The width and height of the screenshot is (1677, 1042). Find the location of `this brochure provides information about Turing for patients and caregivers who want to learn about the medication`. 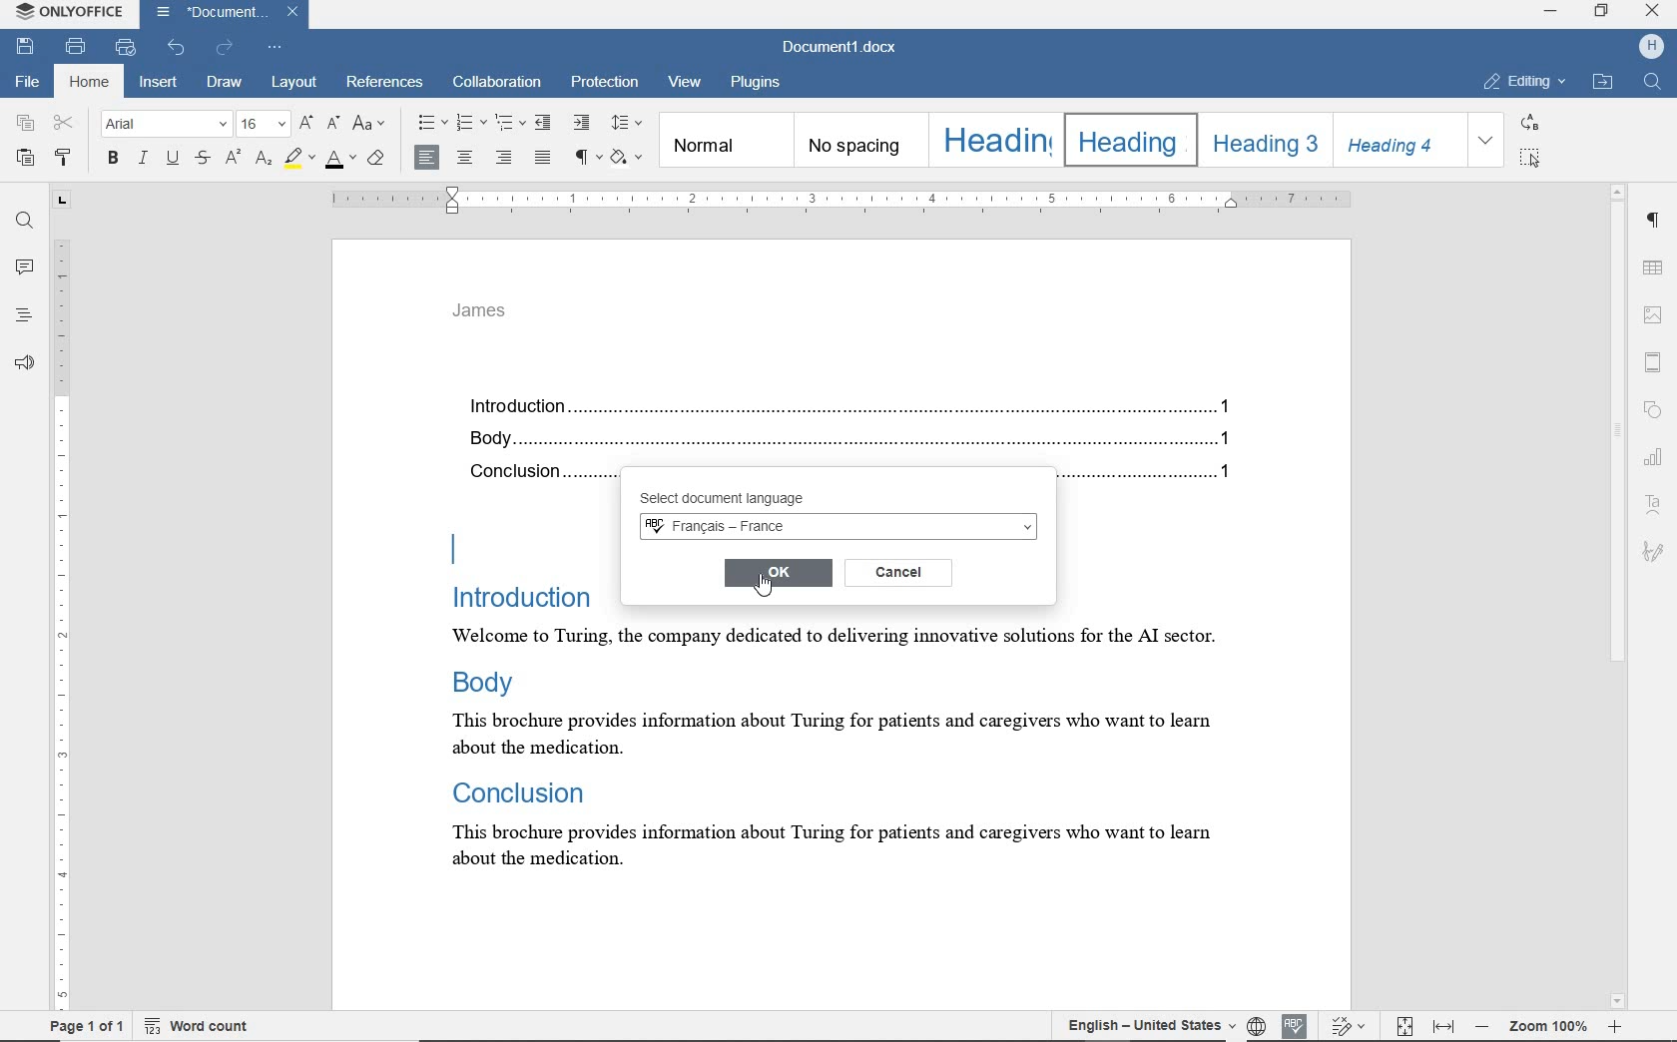

this brochure provides information about Turing for patients and caregivers who want to learn about the medication is located at coordinates (846, 851).